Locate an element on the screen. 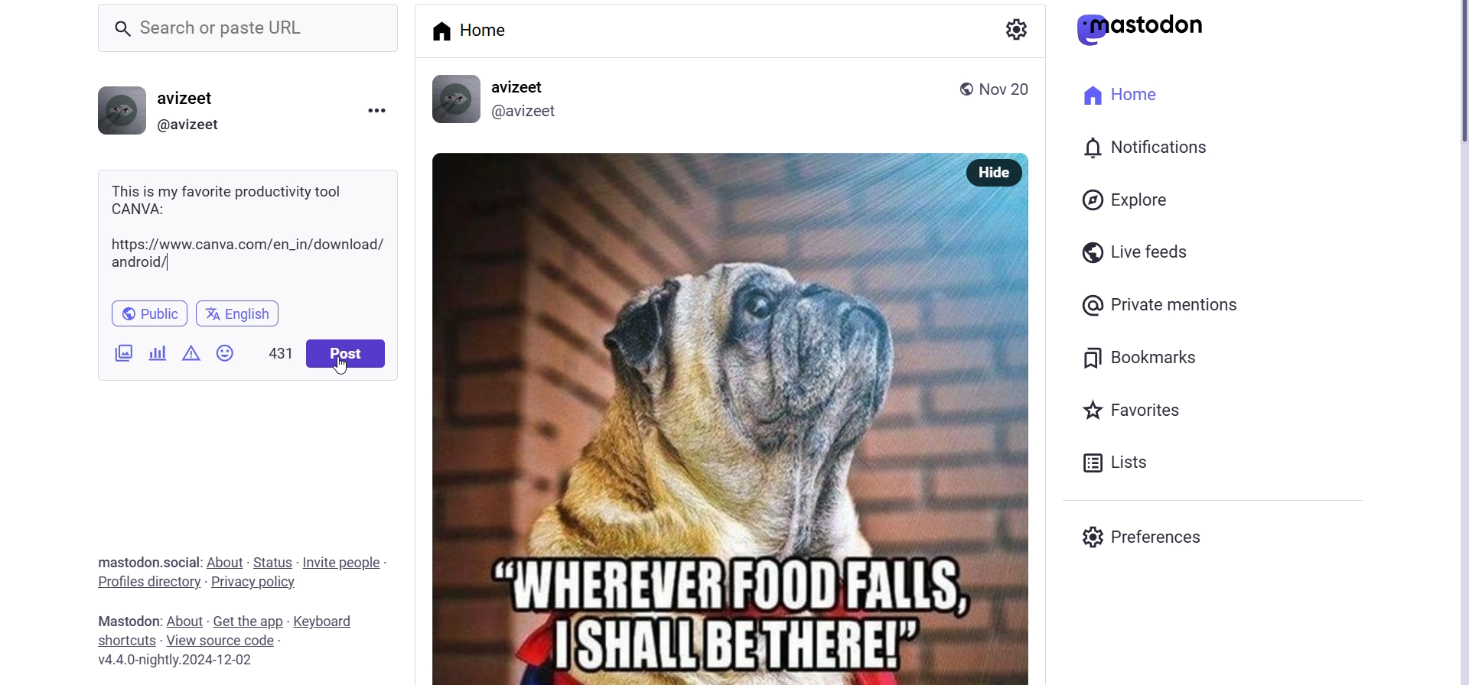 Image resolution: width=1469 pixels, height=685 pixels. hide is located at coordinates (998, 172).